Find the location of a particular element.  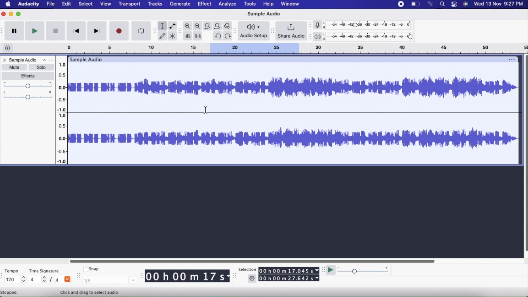

Sample Audio is located at coordinates (263, 14).